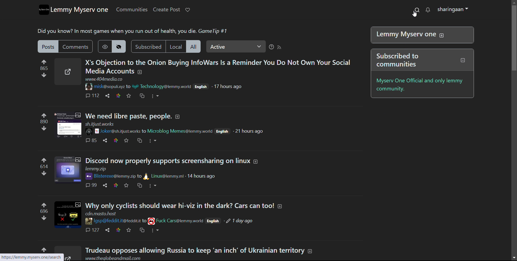 The height and width of the screenshot is (261, 517). Describe the element at coordinates (514, 258) in the screenshot. I see `scroll down` at that location.